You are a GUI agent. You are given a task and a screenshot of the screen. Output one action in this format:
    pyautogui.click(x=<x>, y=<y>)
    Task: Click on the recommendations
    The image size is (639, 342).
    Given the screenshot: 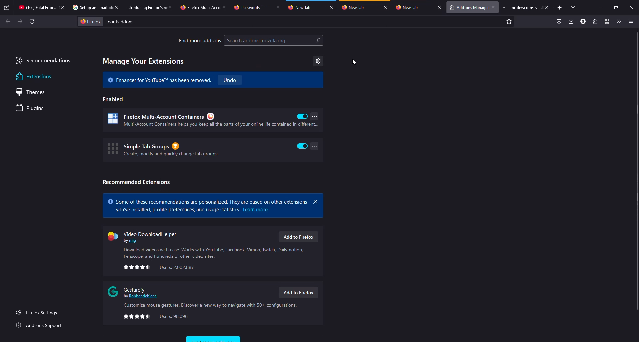 What is the action you would take?
    pyautogui.click(x=43, y=61)
    